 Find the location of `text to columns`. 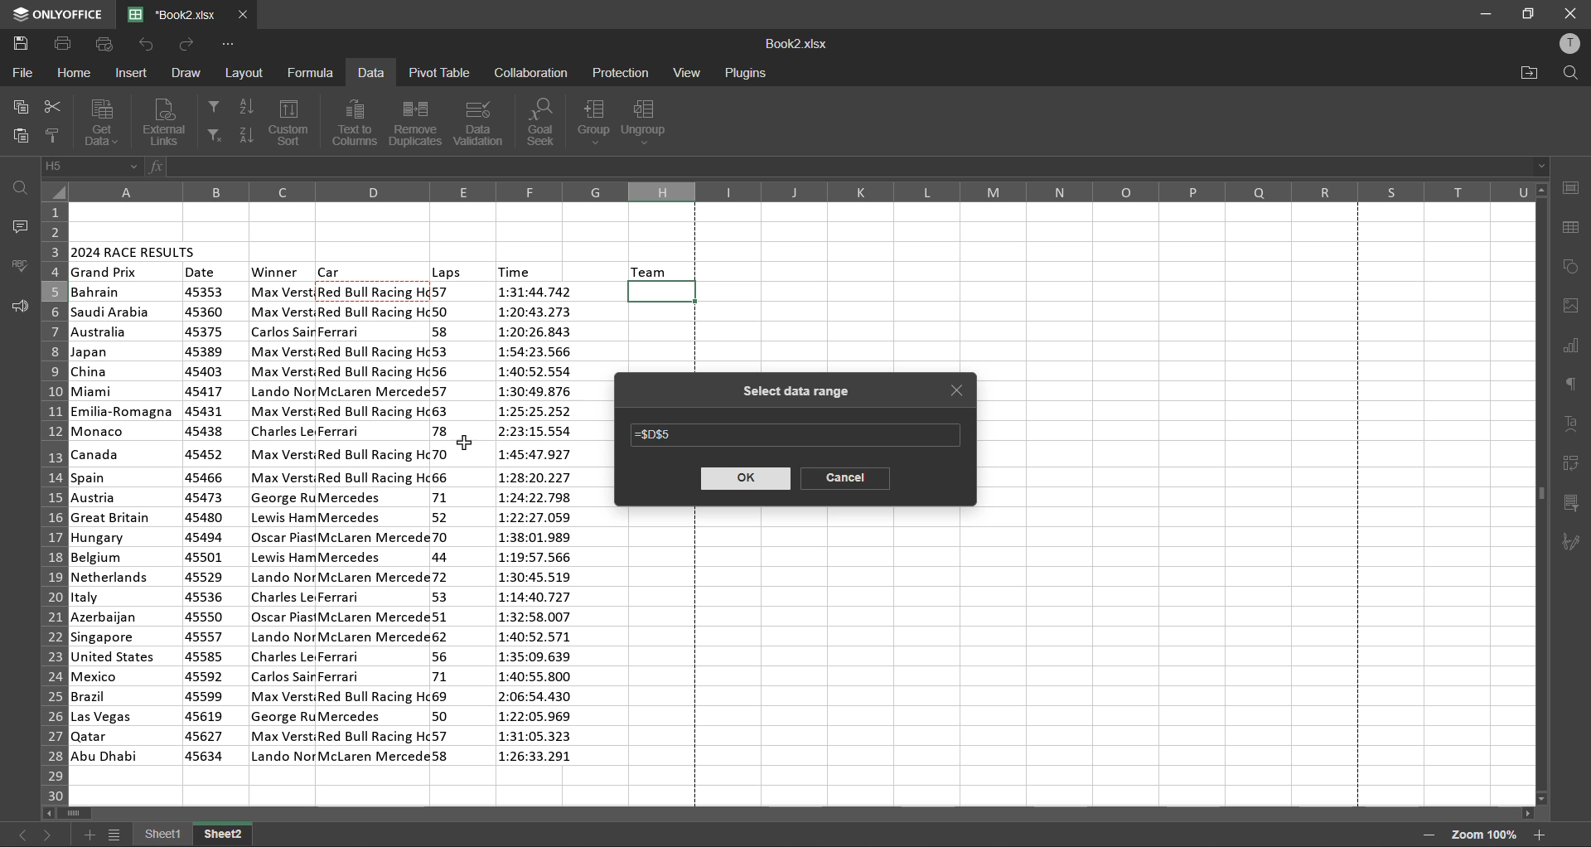

text to columns is located at coordinates (355, 123).